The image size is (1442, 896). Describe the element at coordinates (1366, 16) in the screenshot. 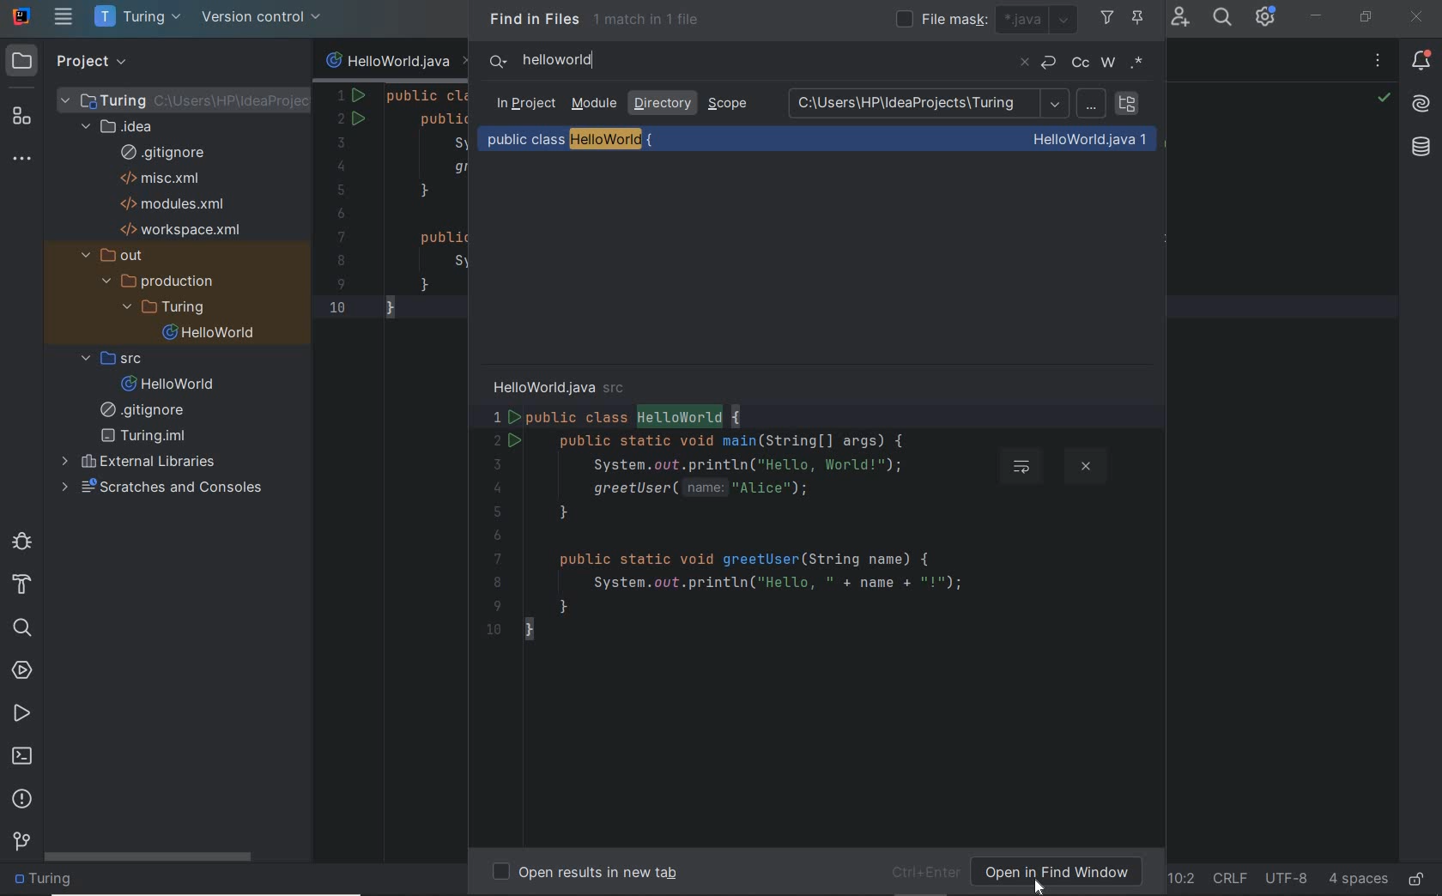

I see `RESTORE DOWN` at that location.